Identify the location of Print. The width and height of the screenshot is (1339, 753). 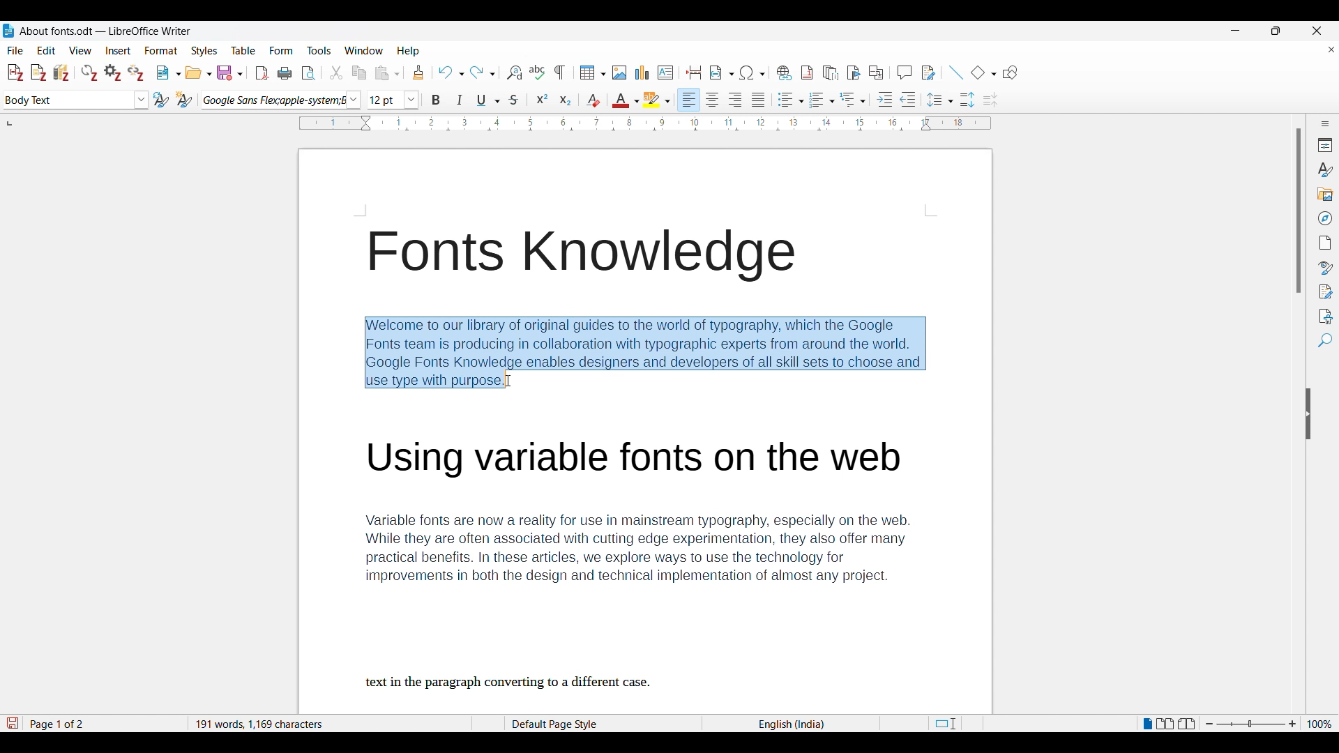
(285, 73).